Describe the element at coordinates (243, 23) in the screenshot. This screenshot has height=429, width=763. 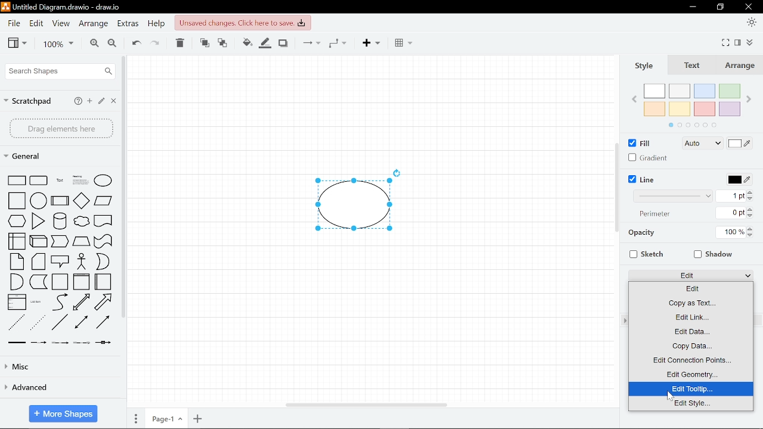
I see `unsaved changes click here to save` at that location.